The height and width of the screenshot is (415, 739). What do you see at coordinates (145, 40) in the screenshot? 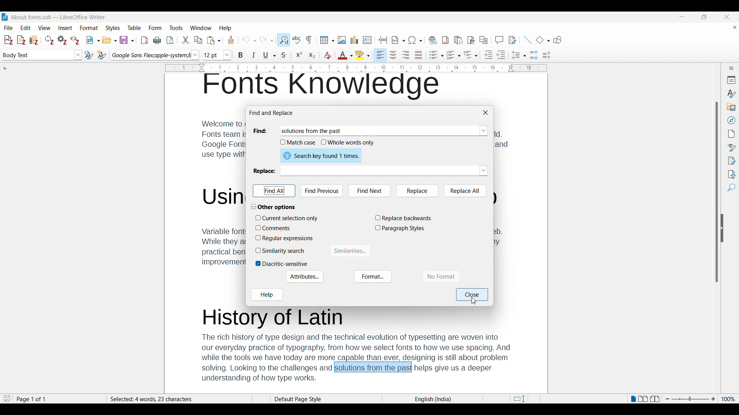
I see `Export directly as PDF` at bounding box center [145, 40].